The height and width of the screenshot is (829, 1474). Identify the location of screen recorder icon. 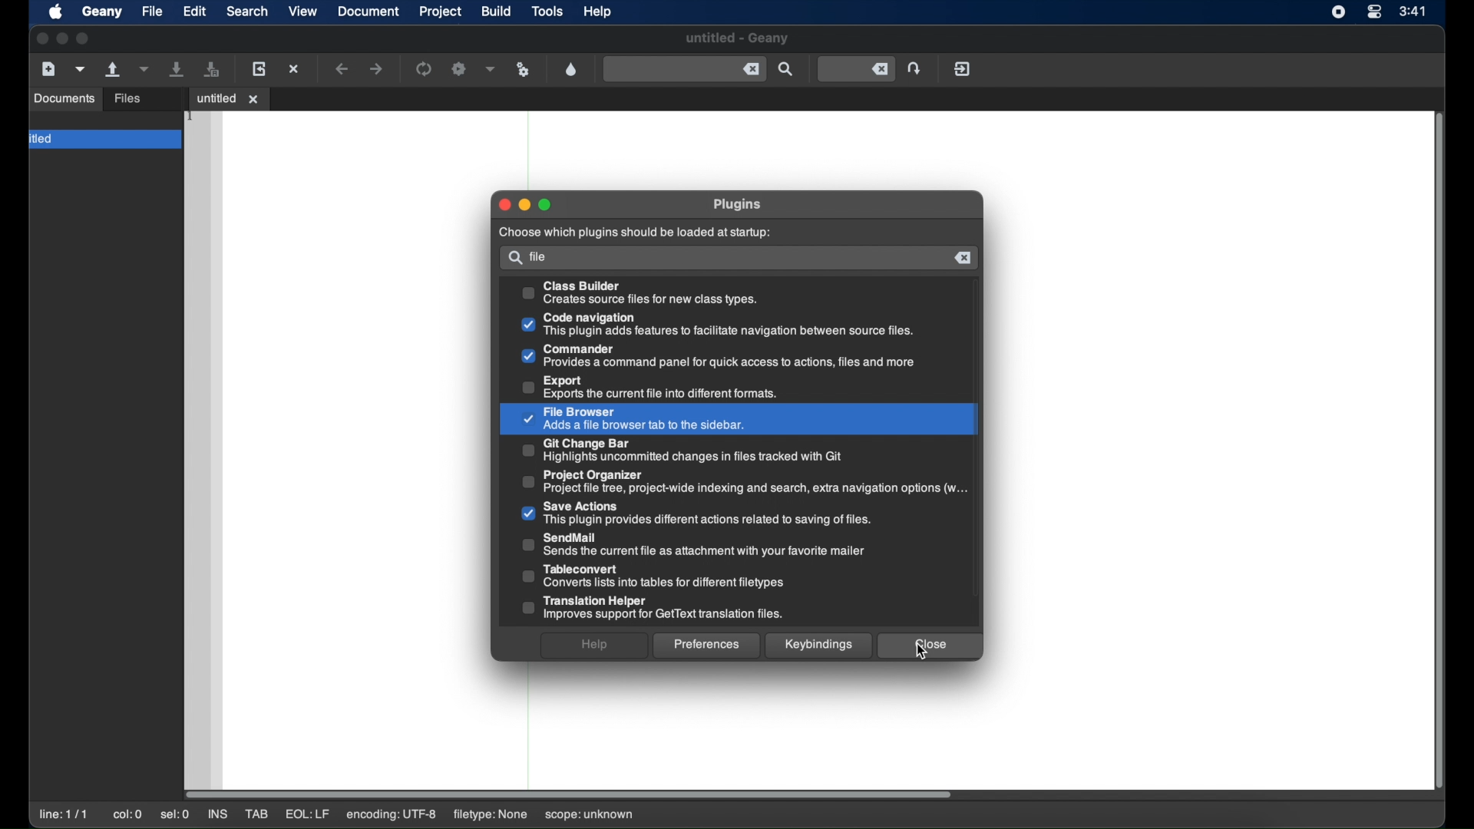
(1338, 12).